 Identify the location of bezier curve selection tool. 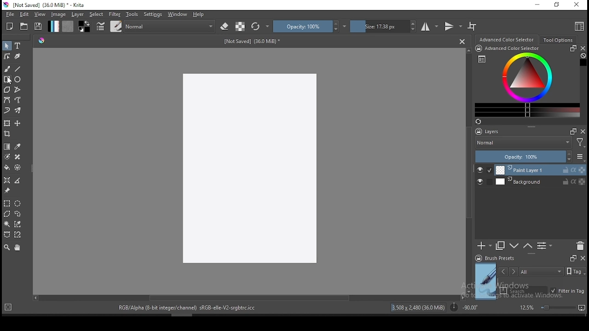
(7, 235).